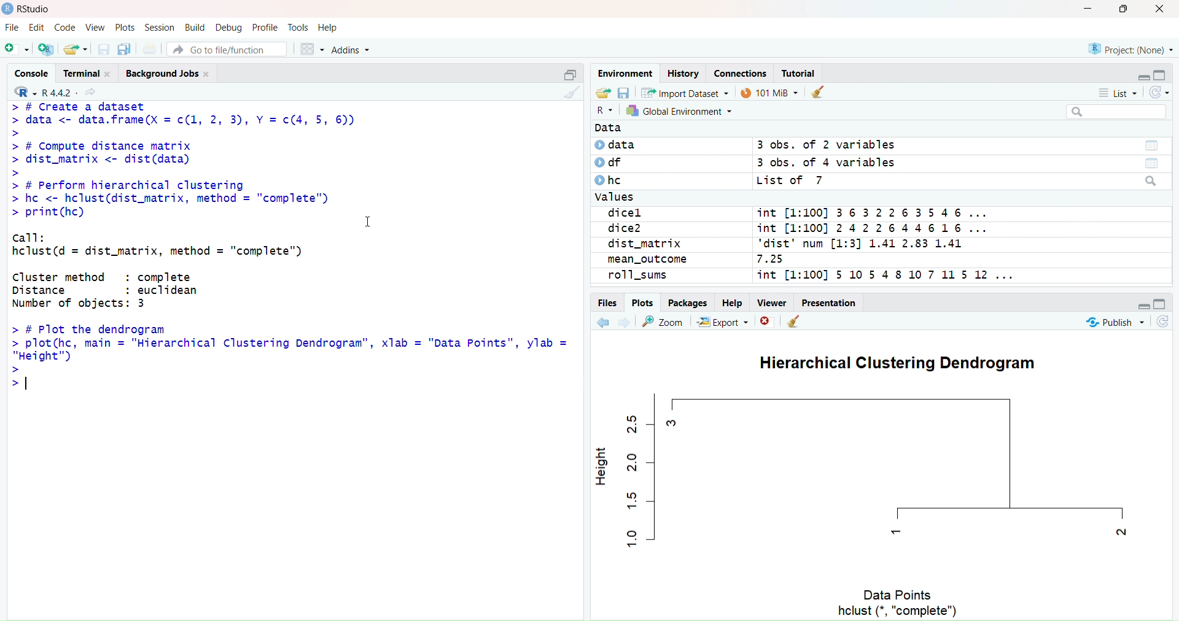 The width and height of the screenshot is (1179, 621). What do you see at coordinates (263, 28) in the screenshot?
I see `Profile` at bounding box center [263, 28].